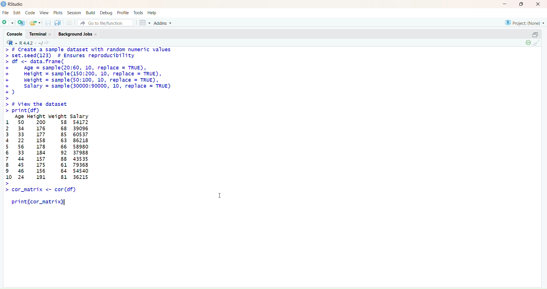  Describe the element at coordinates (38, 201) in the screenshot. I see `print(cor_matrix)|` at that location.